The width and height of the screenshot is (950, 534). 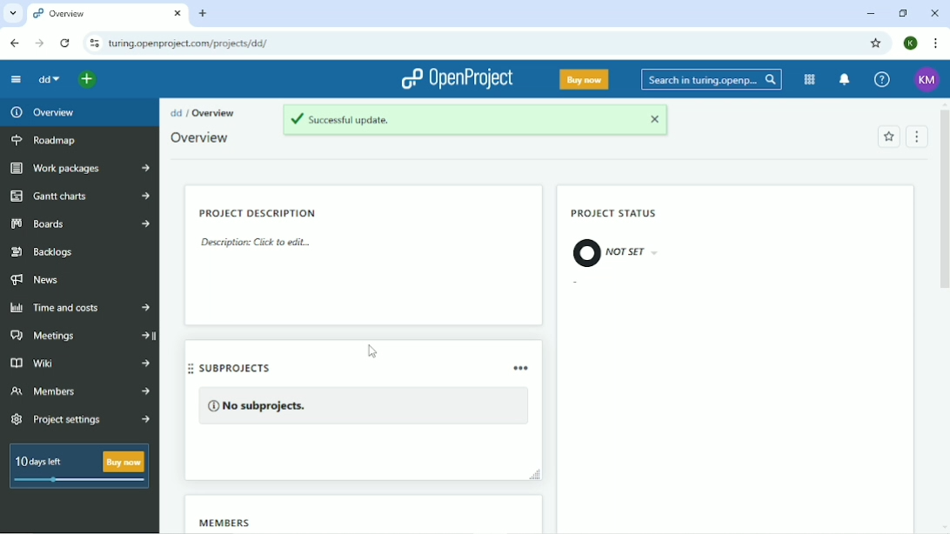 I want to click on Back, so click(x=16, y=43).